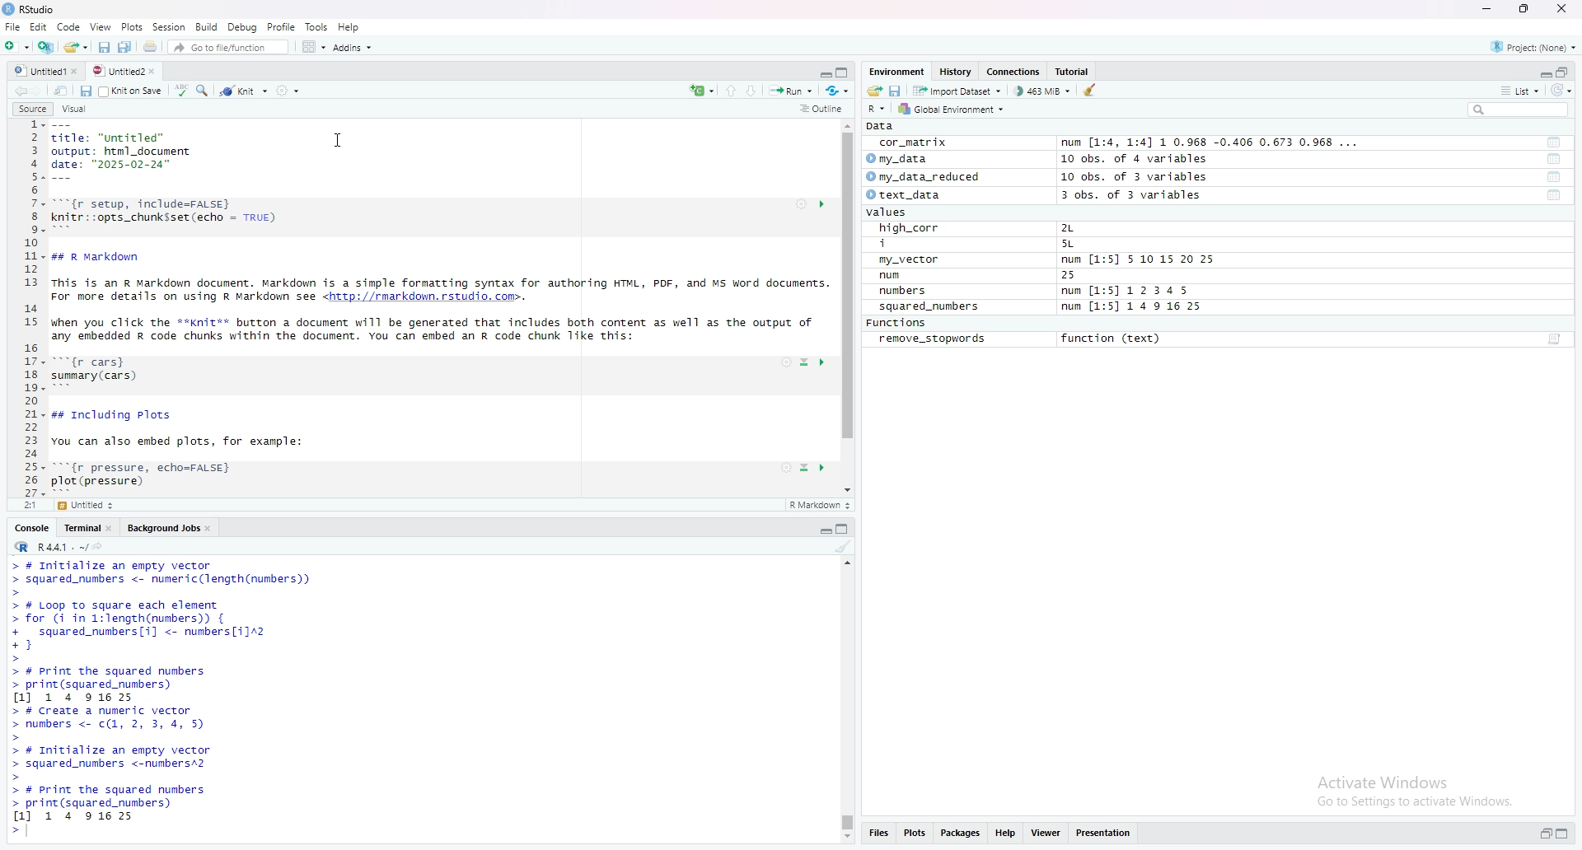 This screenshot has height=850, width=1582. Describe the element at coordinates (313, 45) in the screenshot. I see `work space panes` at that location.